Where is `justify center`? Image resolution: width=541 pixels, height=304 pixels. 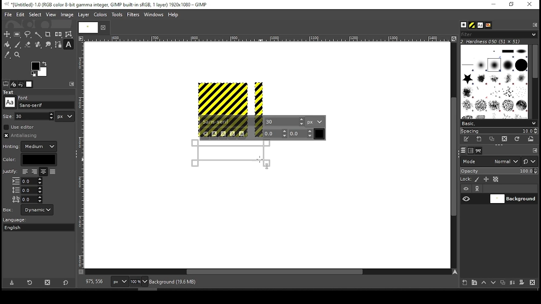 justify center is located at coordinates (43, 172).